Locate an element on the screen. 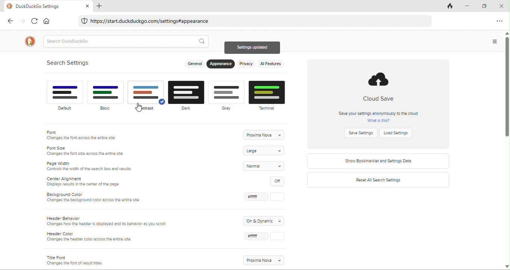 Image resolution: width=510 pixels, height=270 pixels. save your settings anonymously to the cloud is located at coordinates (379, 116).